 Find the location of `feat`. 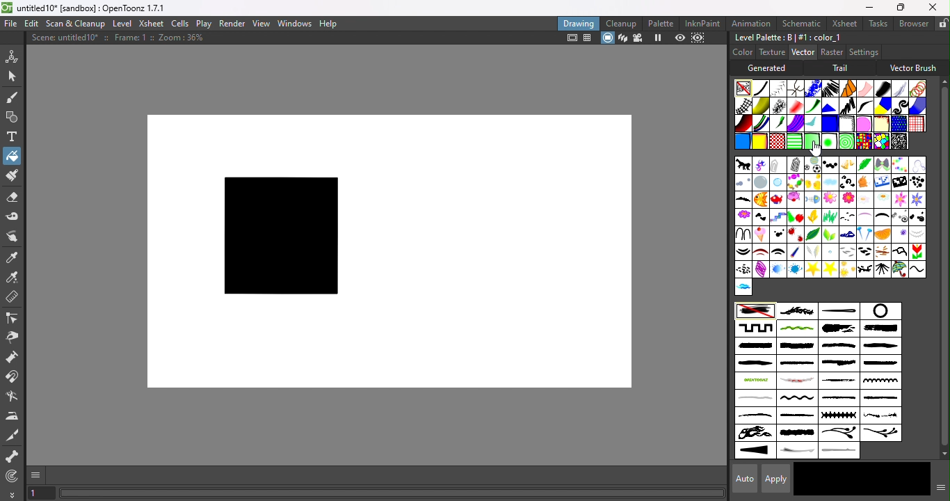

feat is located at coordinates (743, 200).